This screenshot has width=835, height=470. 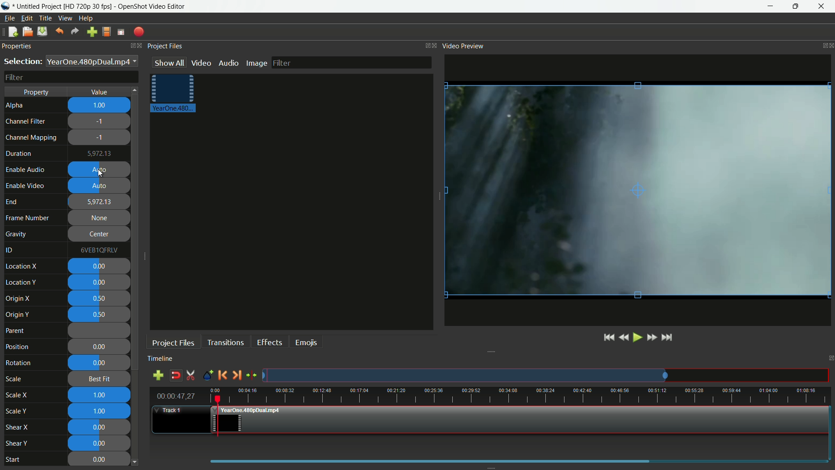 I want to click on -1, so click(x=100, y=138).